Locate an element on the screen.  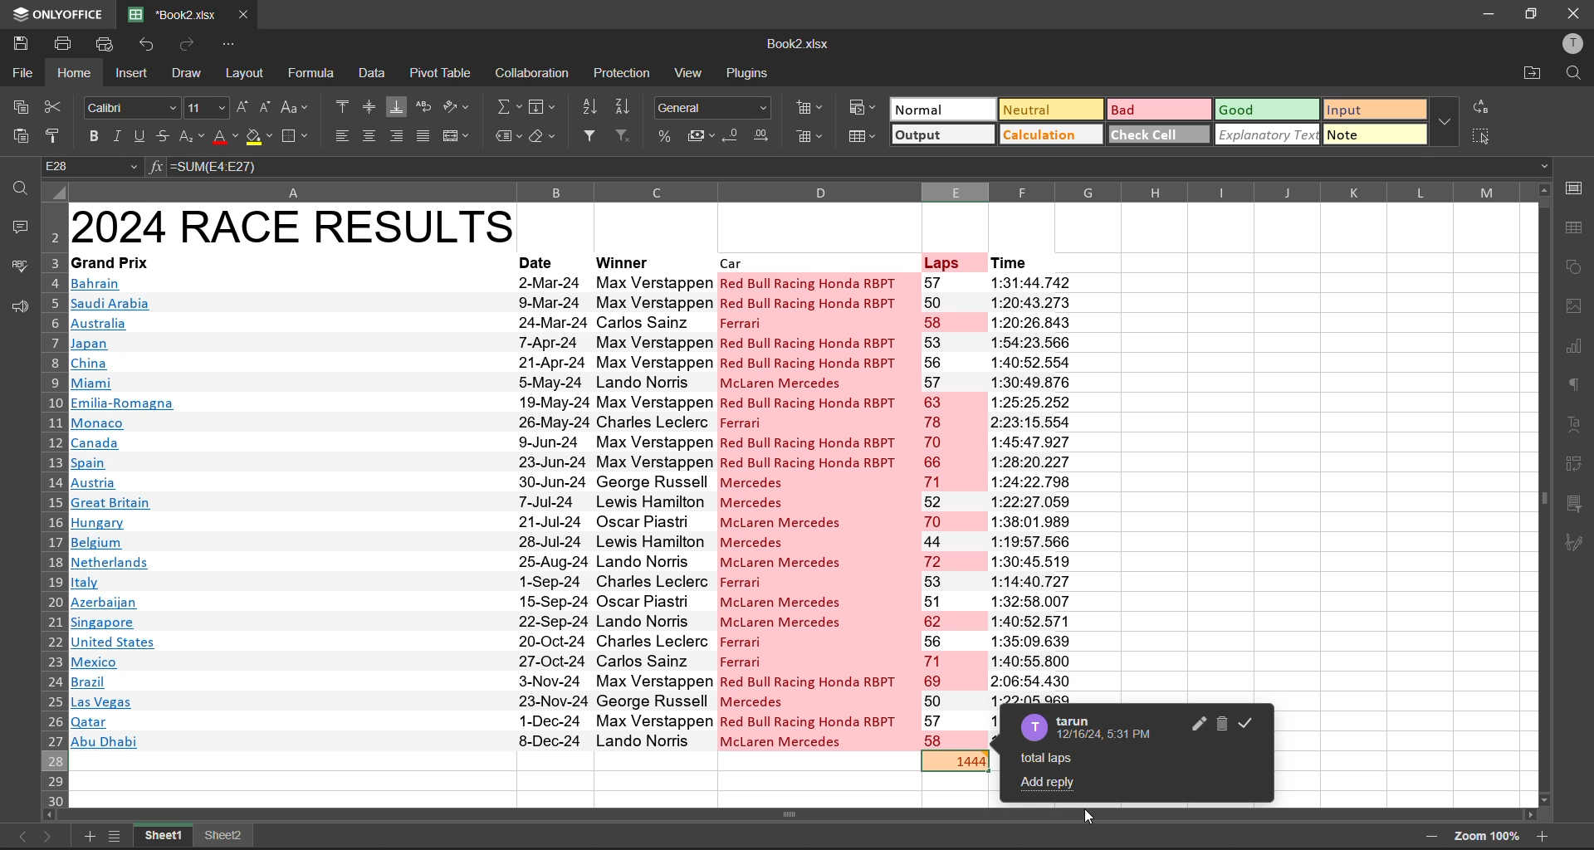
font color is located at coordinates (224, 137).